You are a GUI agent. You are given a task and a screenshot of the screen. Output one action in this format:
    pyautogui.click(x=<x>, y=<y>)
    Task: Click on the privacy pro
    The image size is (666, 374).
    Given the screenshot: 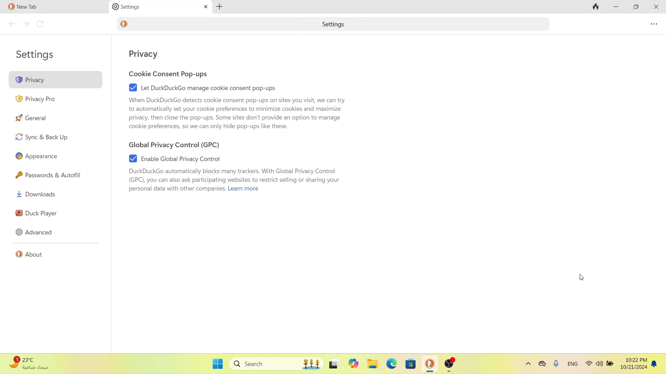 What is the action you would take?
    pyautogui.click(x=36, y=99)
    